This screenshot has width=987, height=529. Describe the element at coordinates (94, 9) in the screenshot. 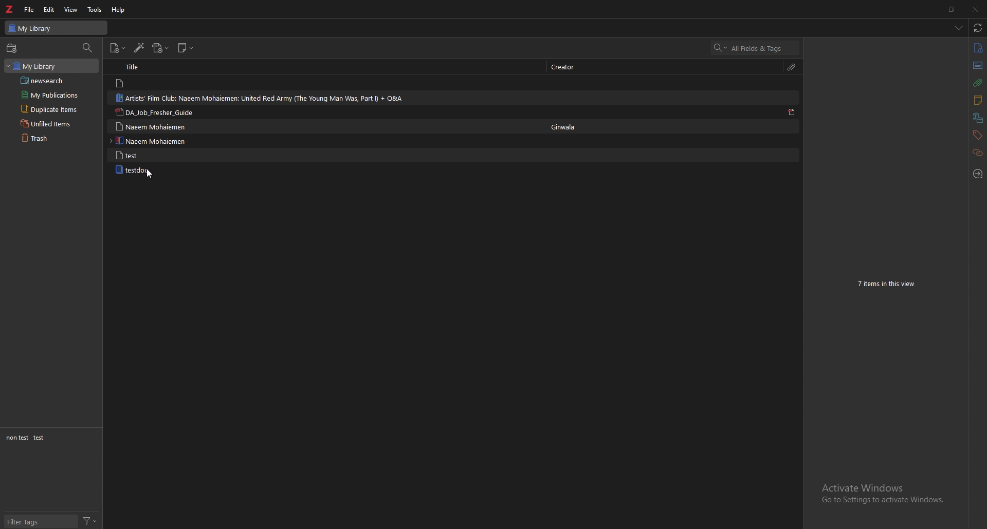

I see `tools` at that location.